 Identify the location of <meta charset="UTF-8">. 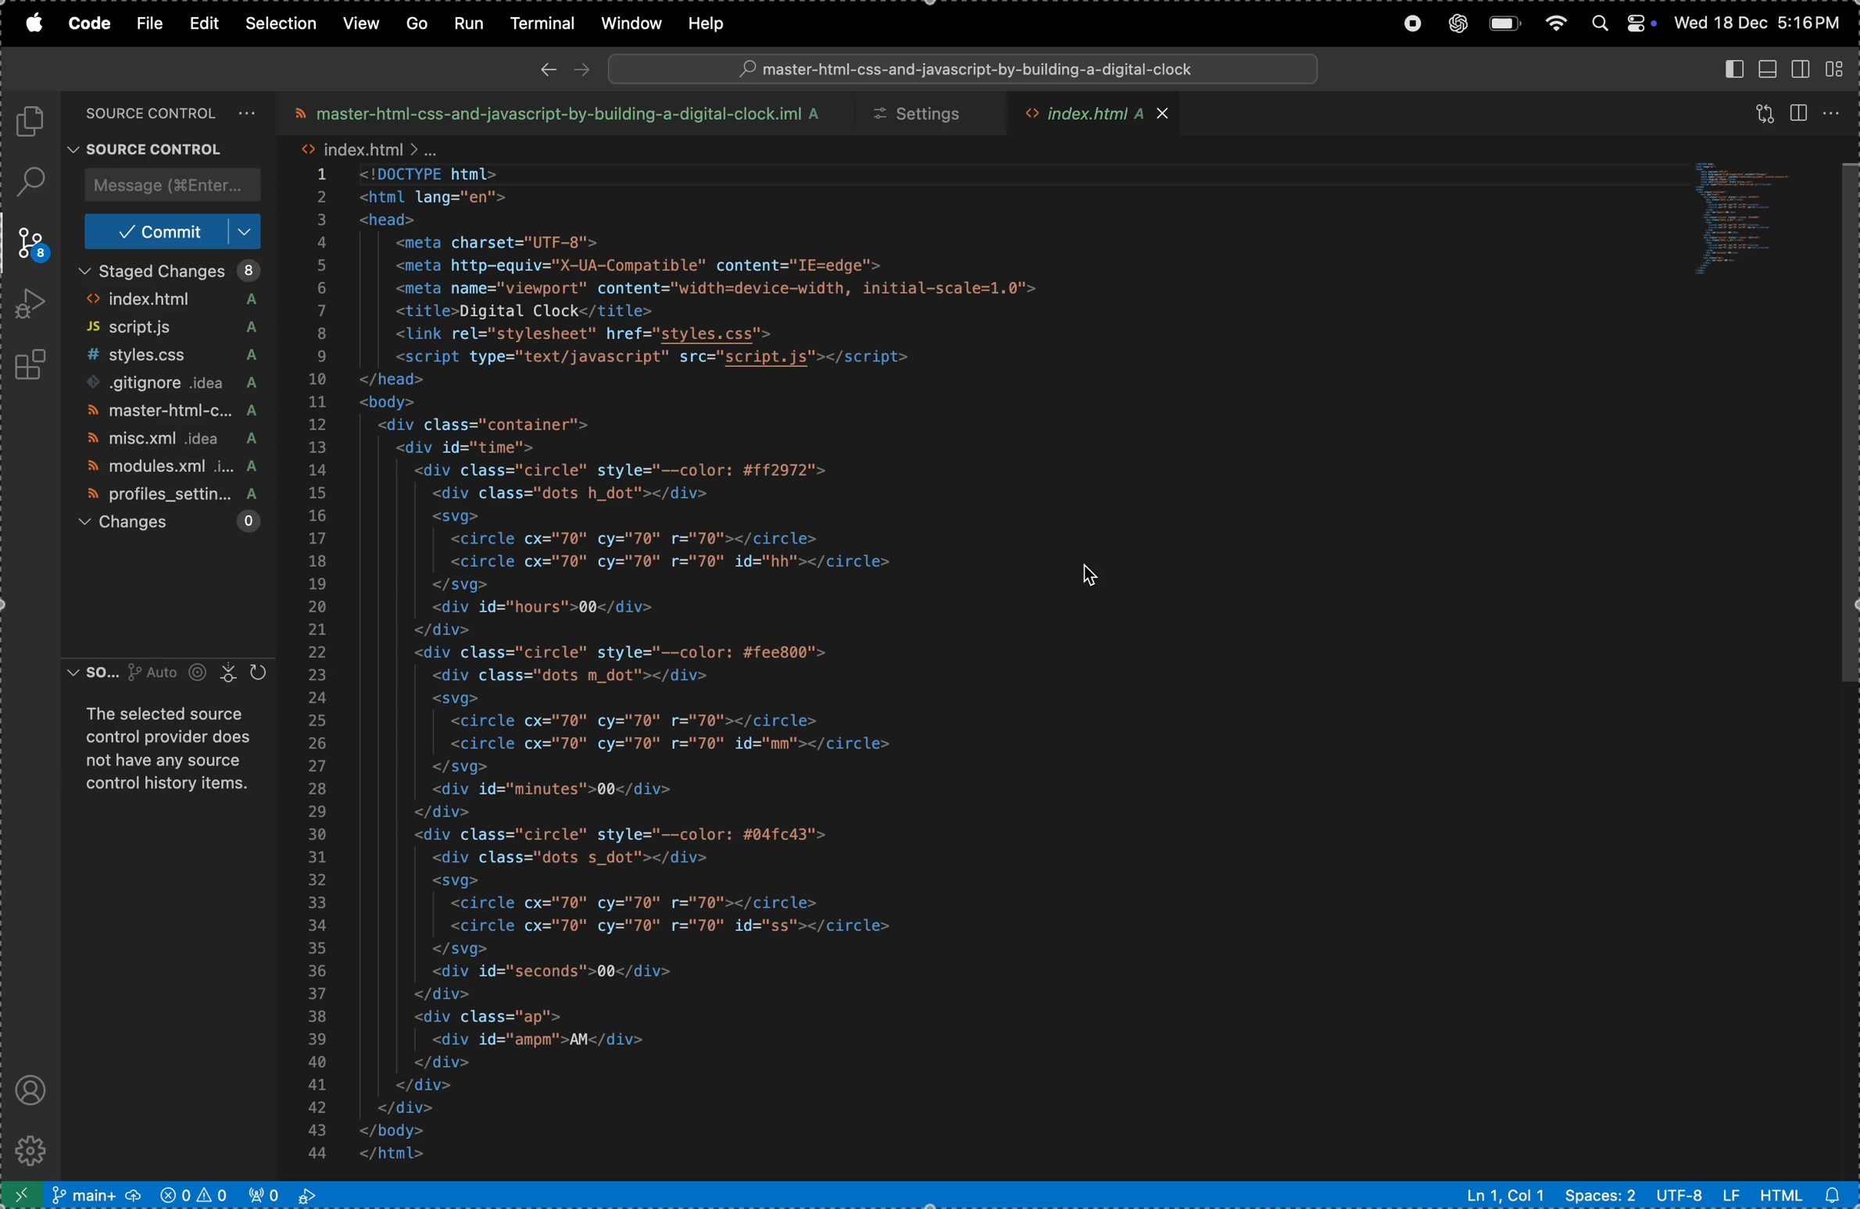
(514, 243).